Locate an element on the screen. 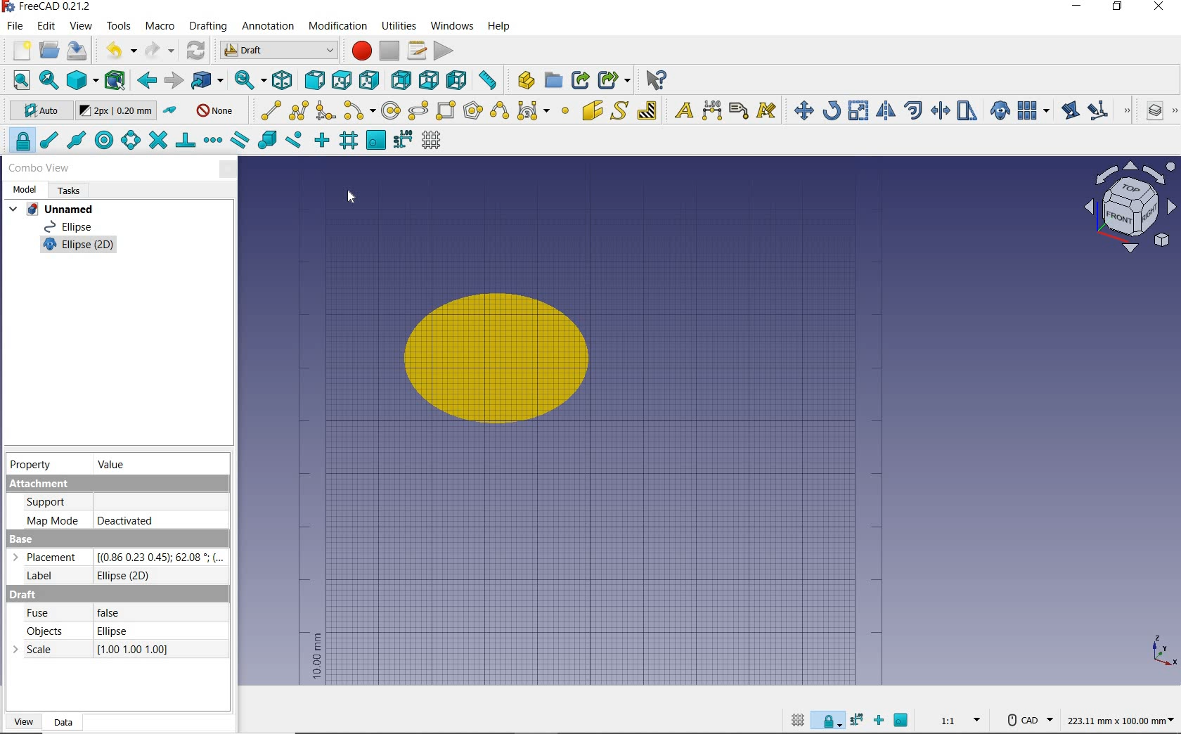 The image size is (1181, 734). what's this is located at coordinates (656, 79).